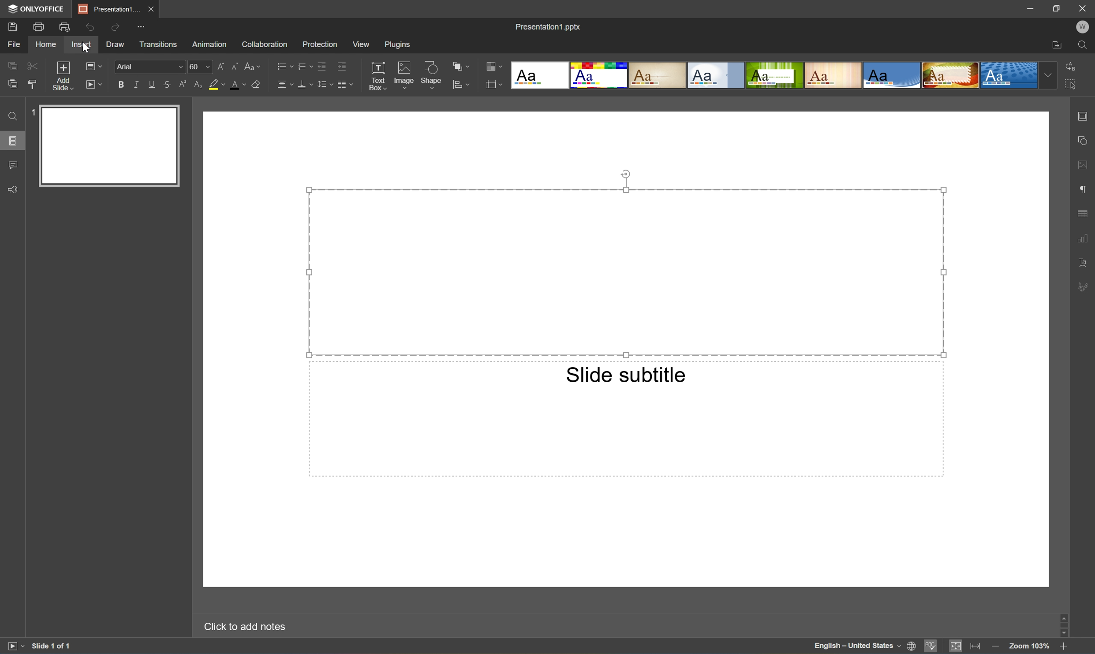  Describe the element at coordinates (13, 26) in the screenshot. I see `Save` at that location.